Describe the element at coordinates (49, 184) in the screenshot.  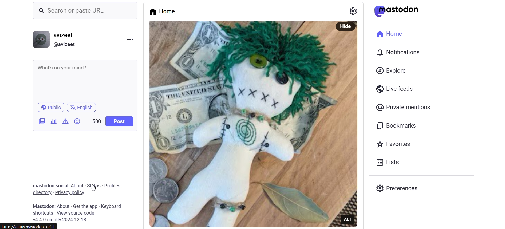
I see `text` at that location.